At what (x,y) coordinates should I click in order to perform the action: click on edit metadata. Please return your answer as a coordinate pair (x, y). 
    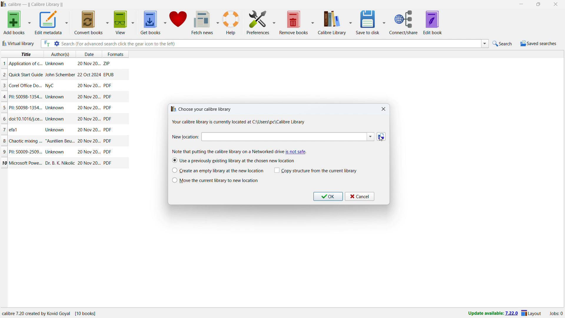
    Looking at the image, I should click on (48, 22).